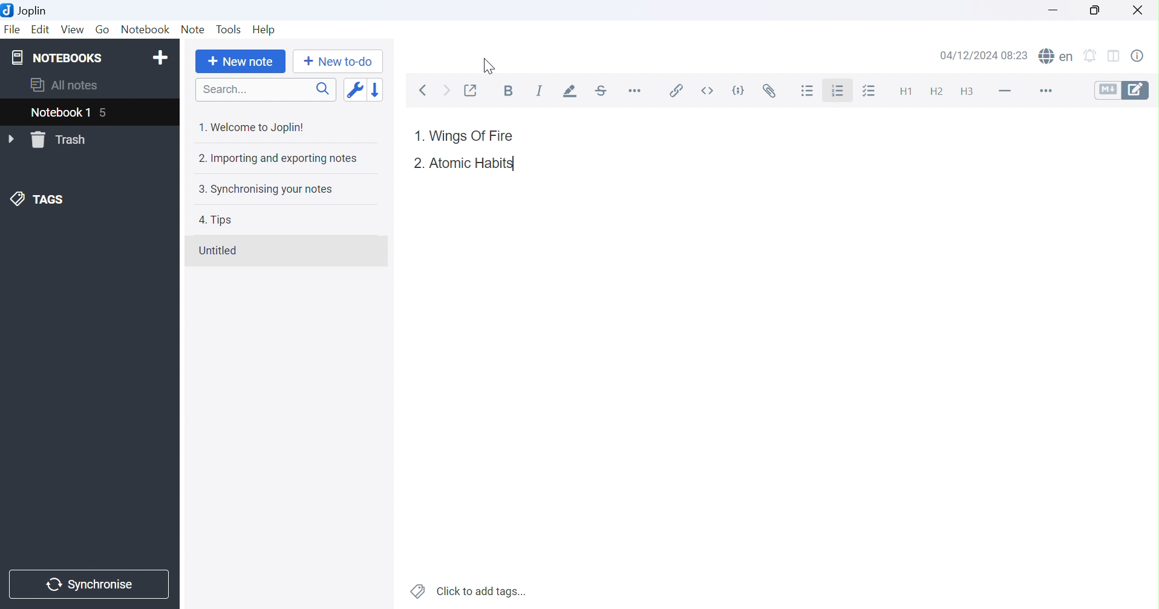  Describe the element at coordinates (41, 30) in the screenshot. I see `Edit` at that location.